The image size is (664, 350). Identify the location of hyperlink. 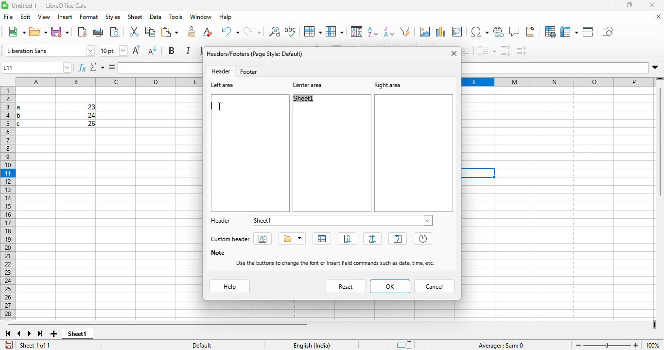
(498, 34).